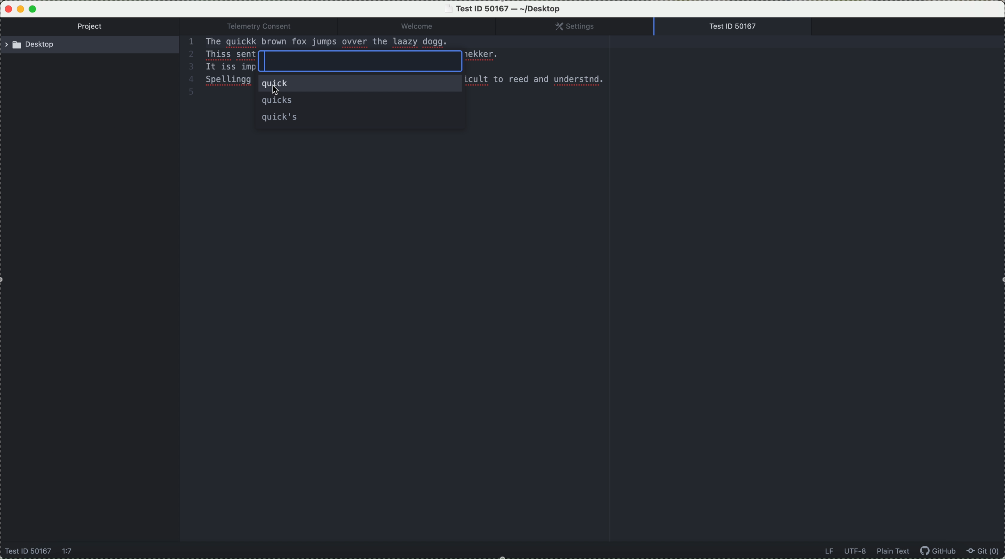 The width and height of the screenshot is (1005, 559). I want to click on maximize program, so click(34, 8).